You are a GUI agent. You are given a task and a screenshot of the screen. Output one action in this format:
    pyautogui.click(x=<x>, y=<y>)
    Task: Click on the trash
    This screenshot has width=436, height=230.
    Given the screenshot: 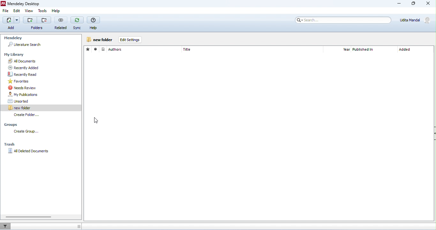 What is the action you would take?
    pyautogui.click(x=10, y=144)
    